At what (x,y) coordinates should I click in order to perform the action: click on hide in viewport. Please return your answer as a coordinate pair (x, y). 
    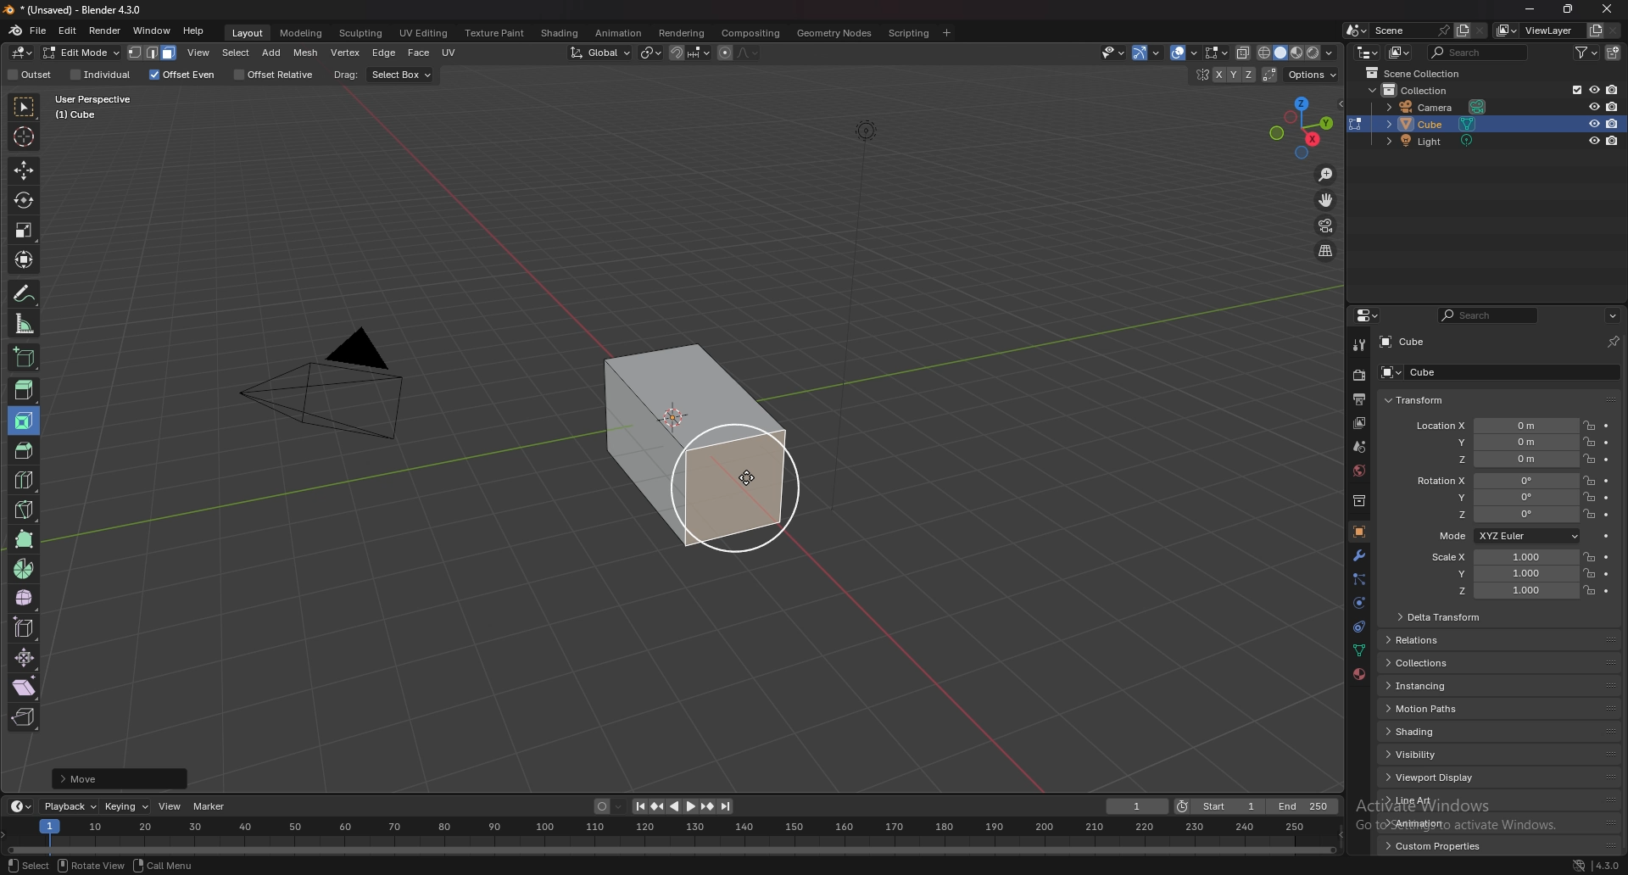
    Looking at the image, I should click on (1593, 104).